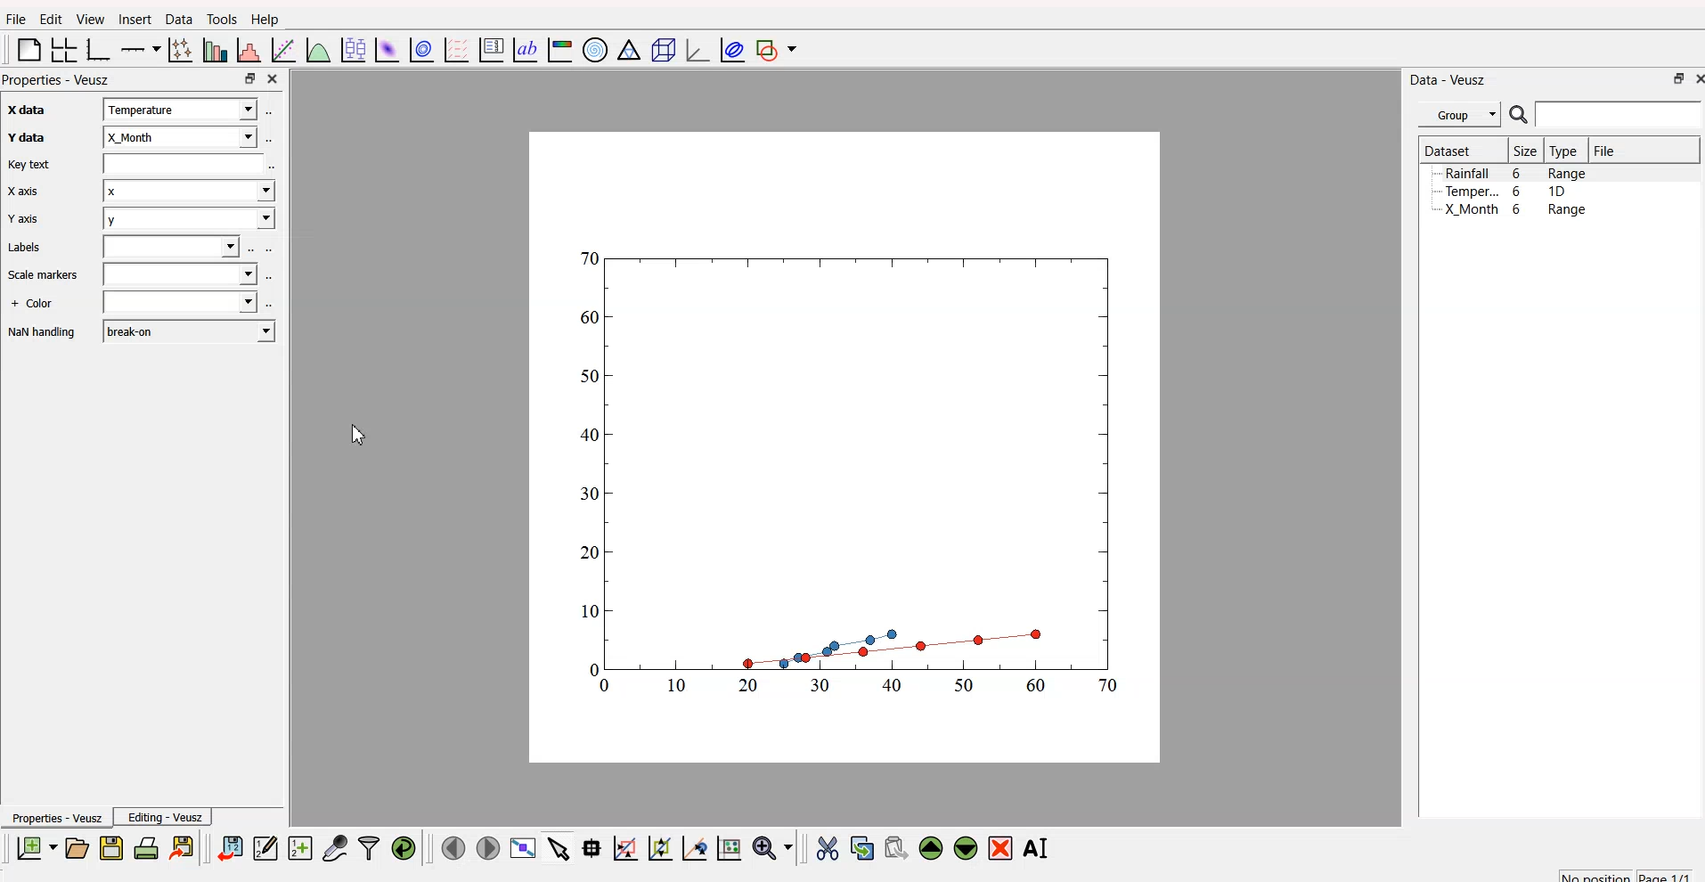 The width and height of the screenshot is (1705, 882). What do you see at coordinates (420, 50) in the screenshot?
I see `plot data` at bounding box center [420, 50].